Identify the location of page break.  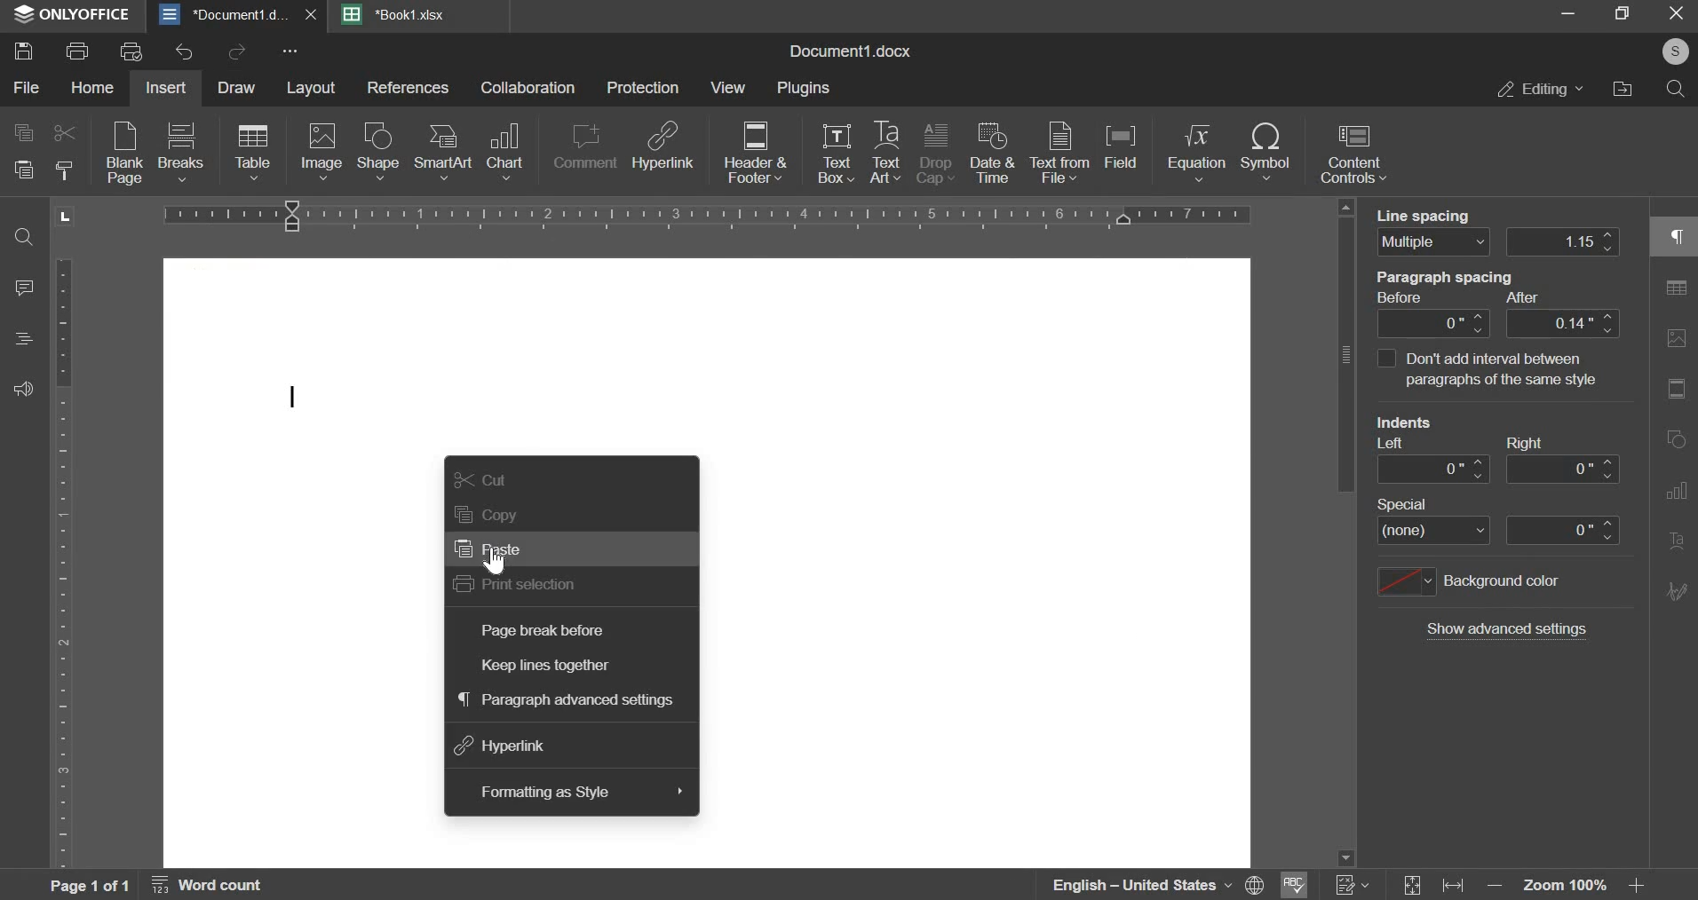
(179, 153).